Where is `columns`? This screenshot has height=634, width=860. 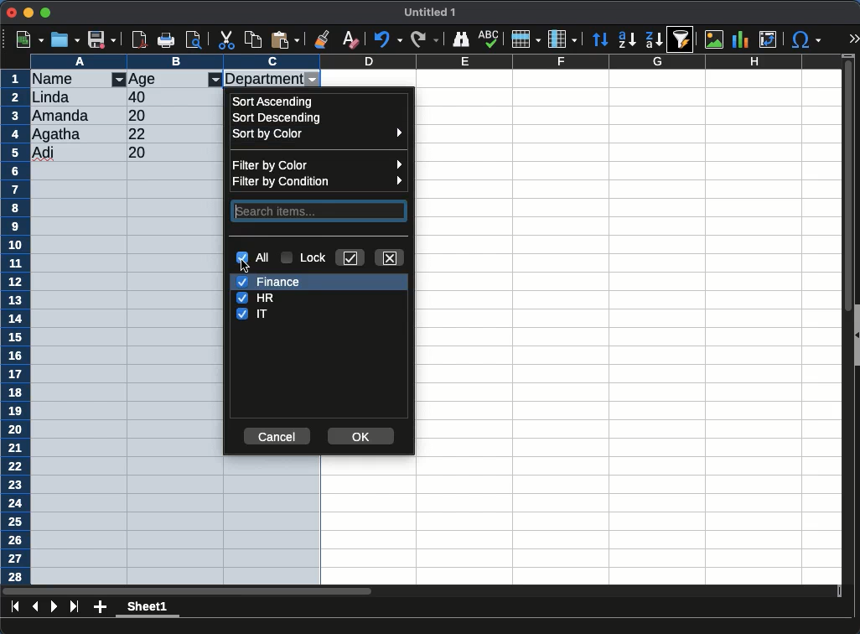
columns is located at coordinates (436, 61).